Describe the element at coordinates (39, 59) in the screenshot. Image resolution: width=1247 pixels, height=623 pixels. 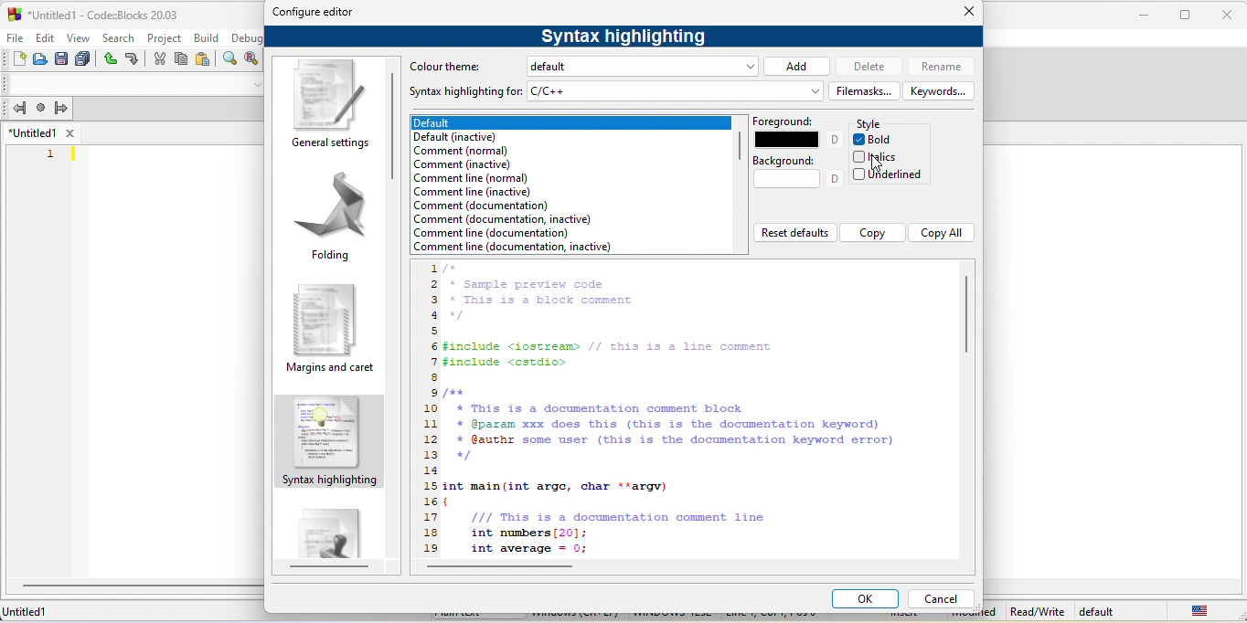
I see `open` at that location.